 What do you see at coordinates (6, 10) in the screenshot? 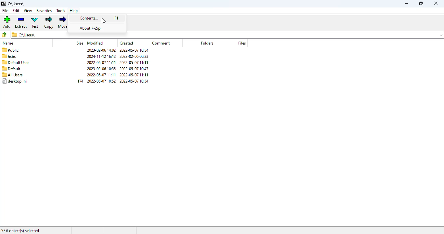
I see `file` at bounding box center [6, 10].